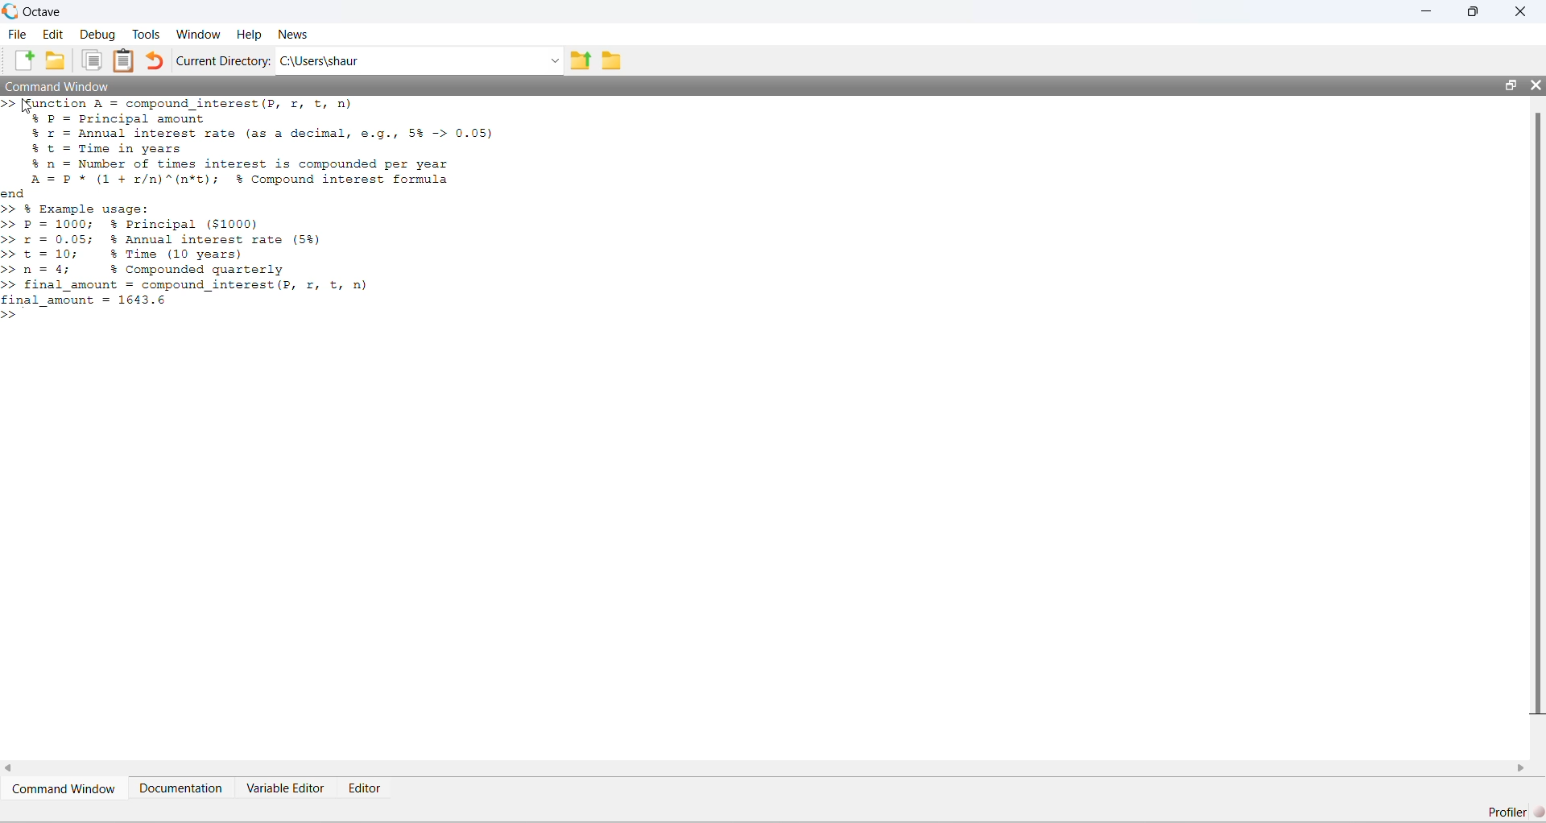 This screenshot has height=823, width=1546. I want to click on Close, so click(1521, 12).